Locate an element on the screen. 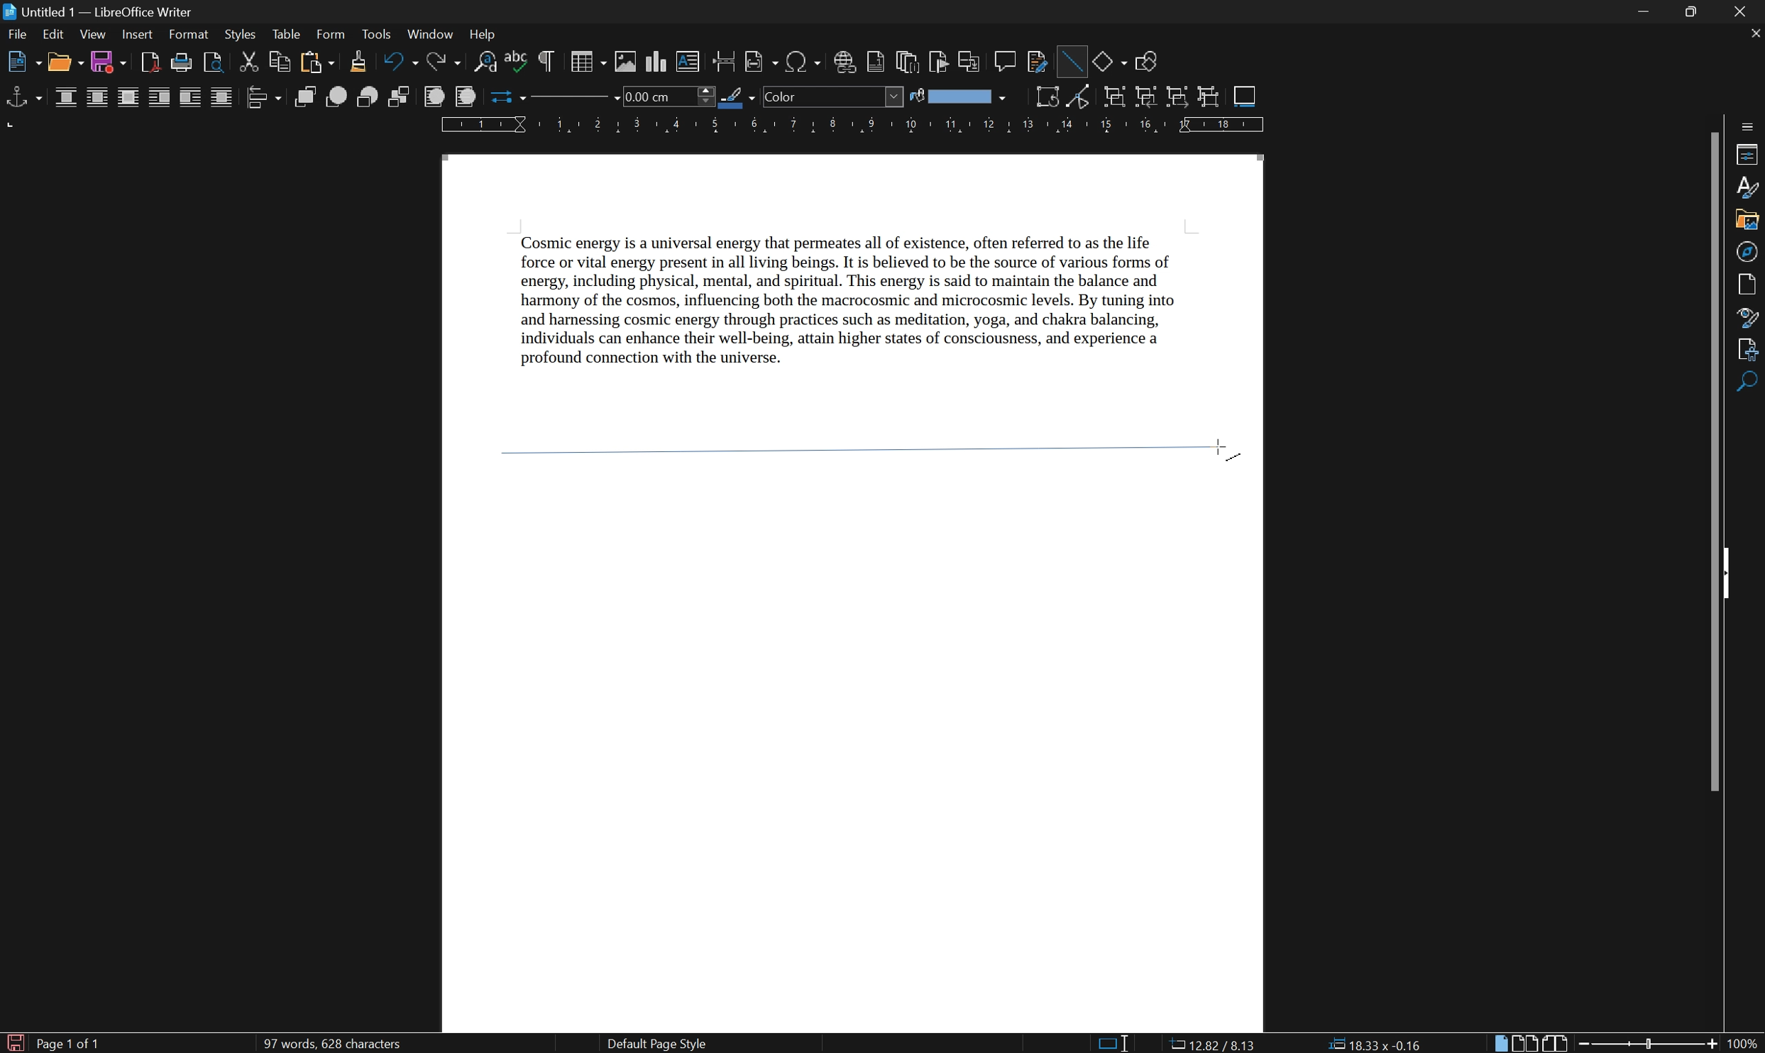 The height and width of the screenshot is (1053, 1765). zoom in is located at coordinates (1710, 1044).